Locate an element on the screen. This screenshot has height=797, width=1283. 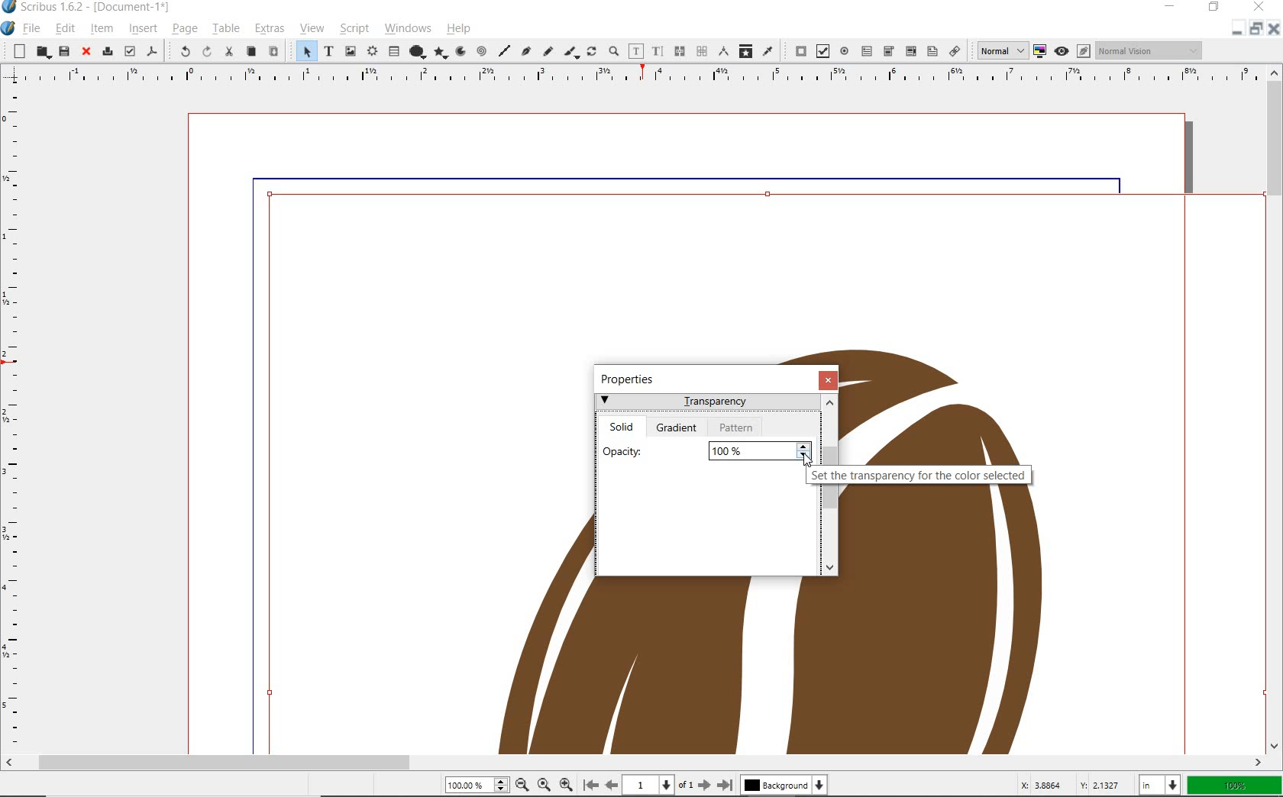
select unit: in is located at coordinates (1162, 786).